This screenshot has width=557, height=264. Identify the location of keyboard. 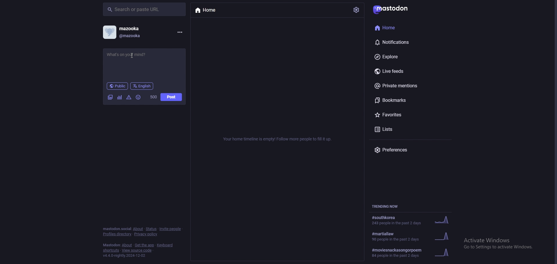
(164, 245).